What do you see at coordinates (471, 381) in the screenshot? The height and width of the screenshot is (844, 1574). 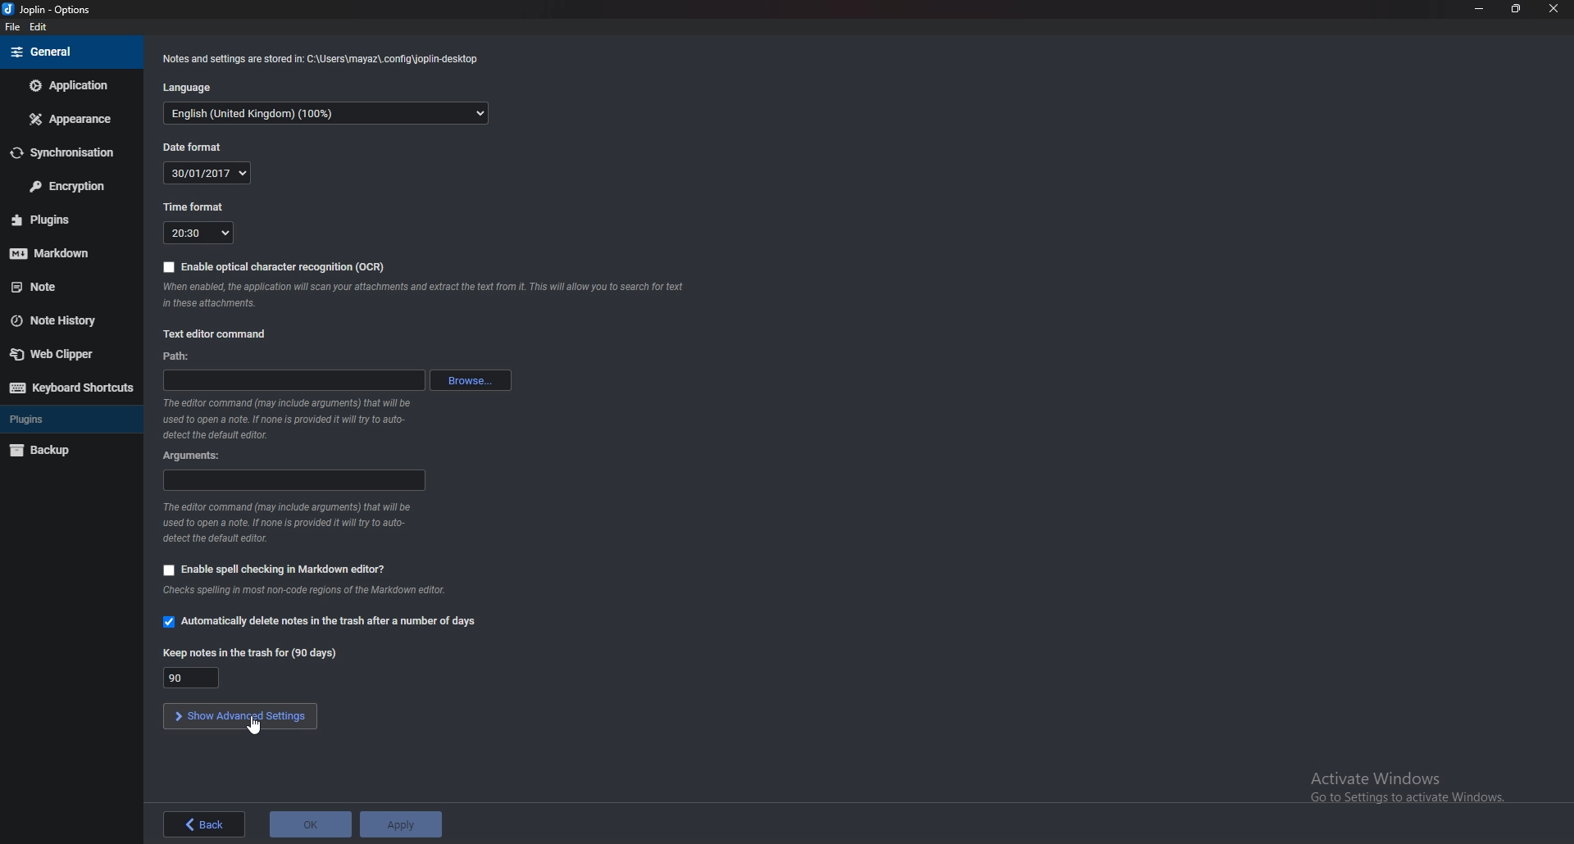 I see `browse` at bounding box center [471, 381].